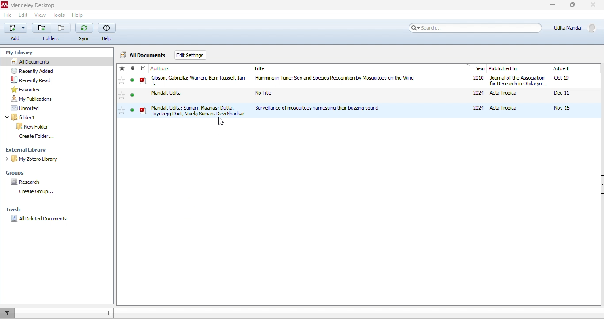  What do you see at coordinates (9, 15) in the screenshot?
I see `file` at bounding box center [9, 15].